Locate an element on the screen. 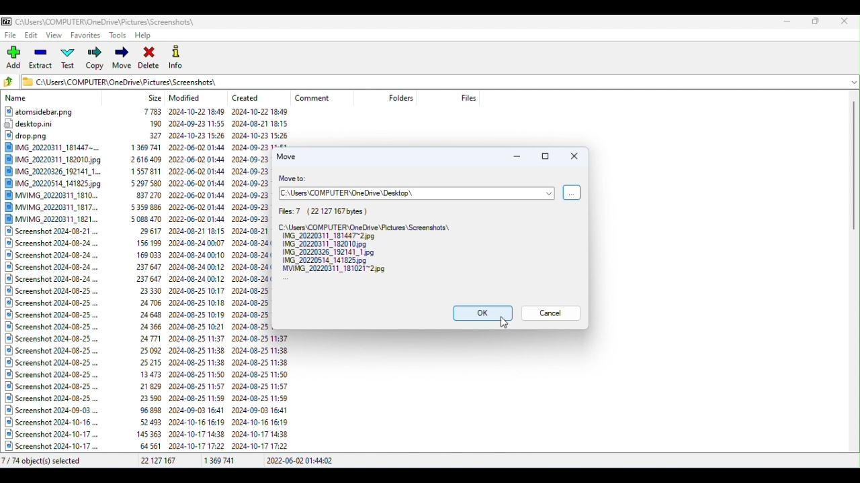 The width and height of the screenshot is (860, 483). File is located at coordinates (11, 35).